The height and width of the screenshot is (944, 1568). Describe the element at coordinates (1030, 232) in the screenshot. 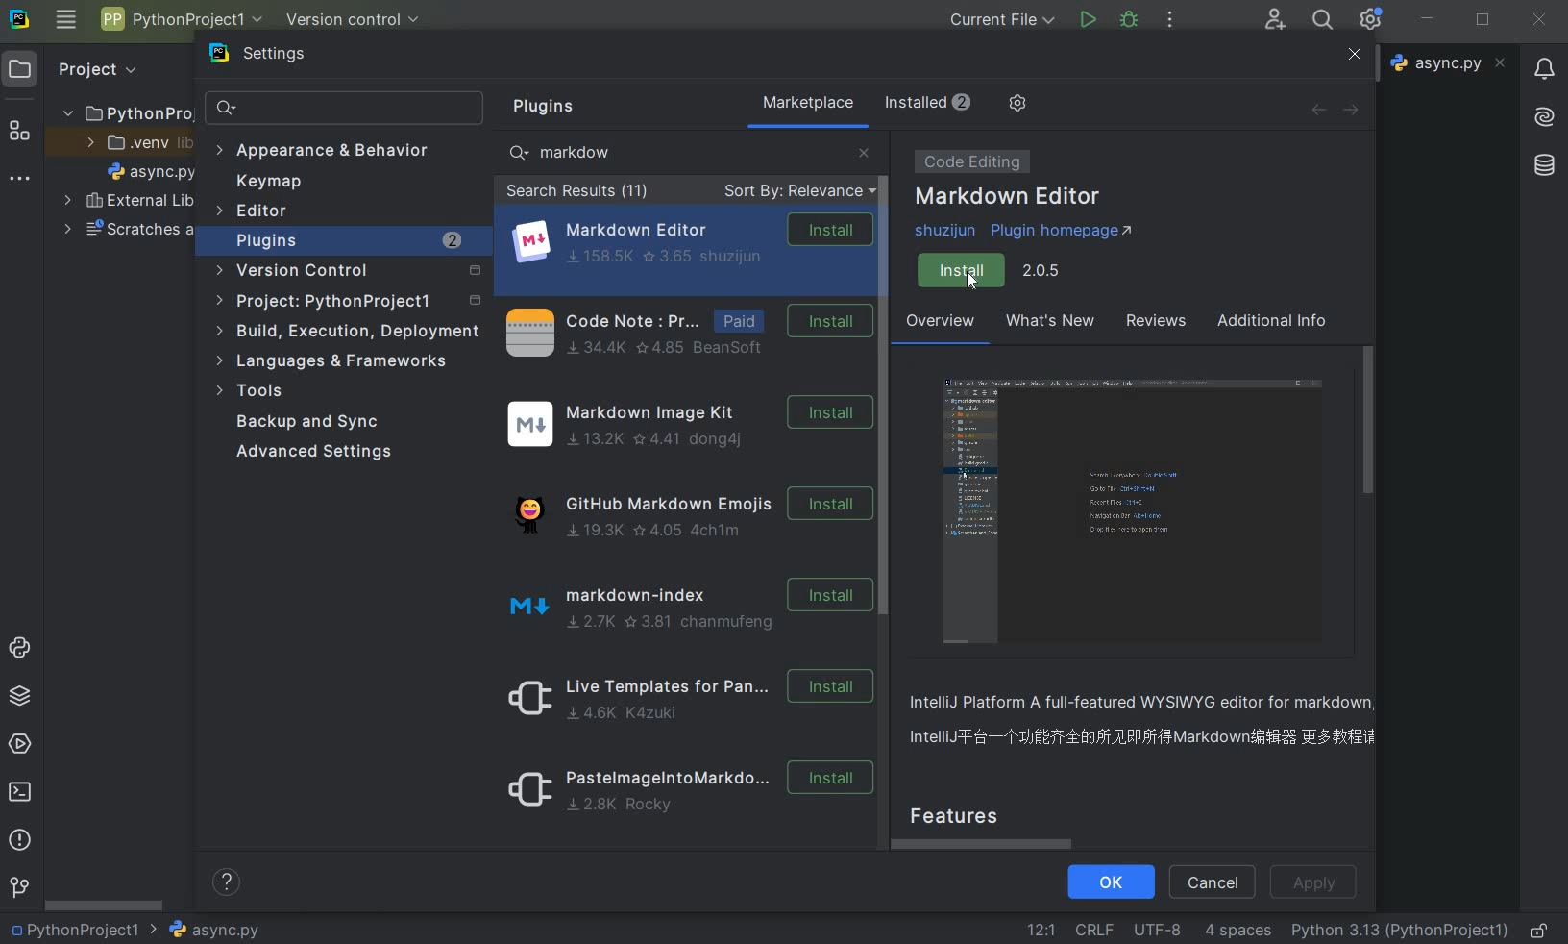

I see `plugin homepage` at that location.